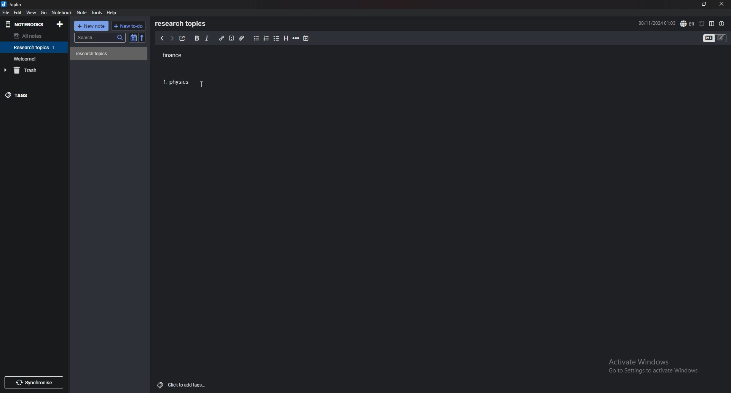  What do you see at coordinates (18, 12) in the screenshot?
I see `edit` at bounding box center [18, 12].